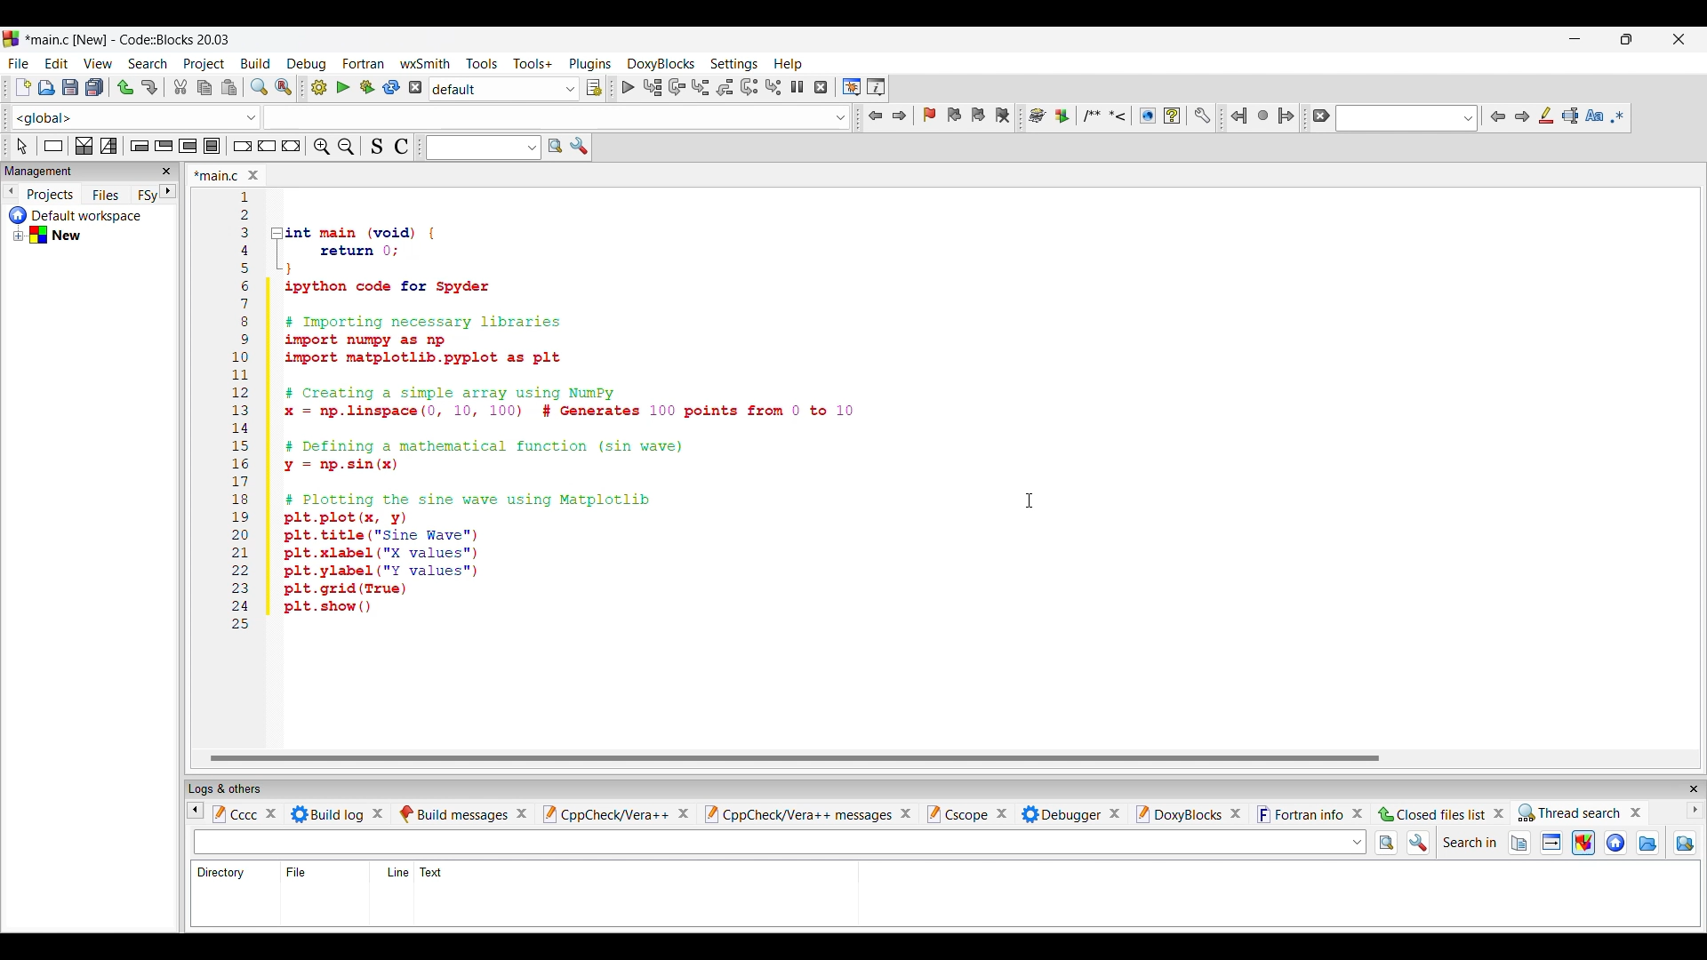 The height and width of the screenshot is (960, 1707). Describe the element at coordinates (981, 115) in the screenshot. I see `Next bookmark` at that location.